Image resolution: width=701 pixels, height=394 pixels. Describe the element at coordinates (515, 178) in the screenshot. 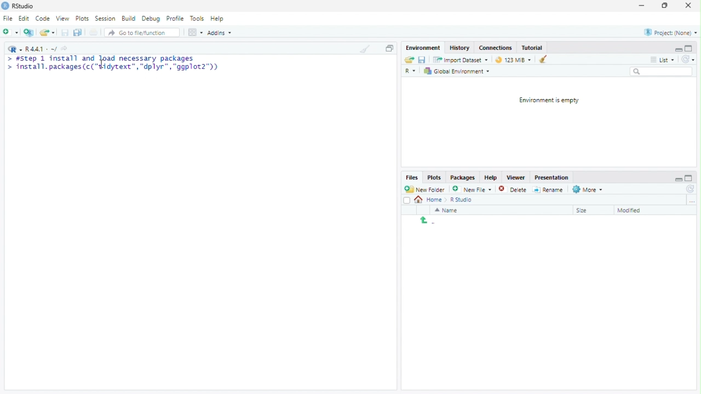

I see `Viewer` at that location.